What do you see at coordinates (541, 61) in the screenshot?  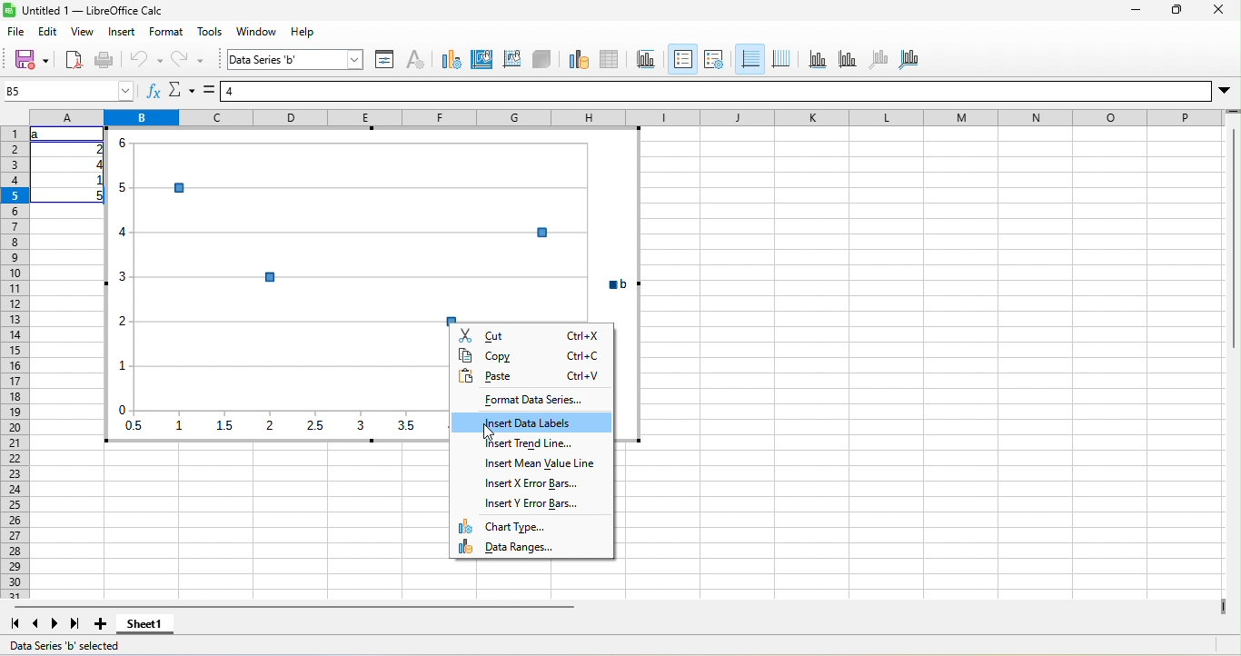 I see `3d view` at bounding box center [541, 61].